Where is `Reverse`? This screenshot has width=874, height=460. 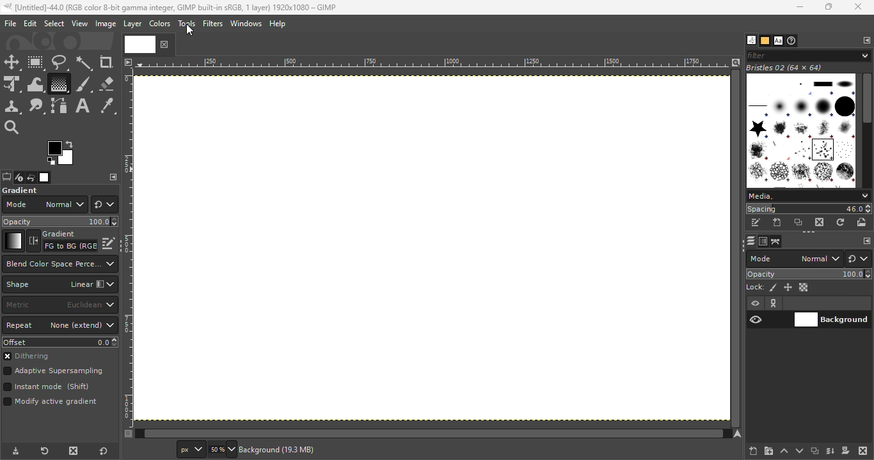
Reverse is located at coordinates (62, 241).